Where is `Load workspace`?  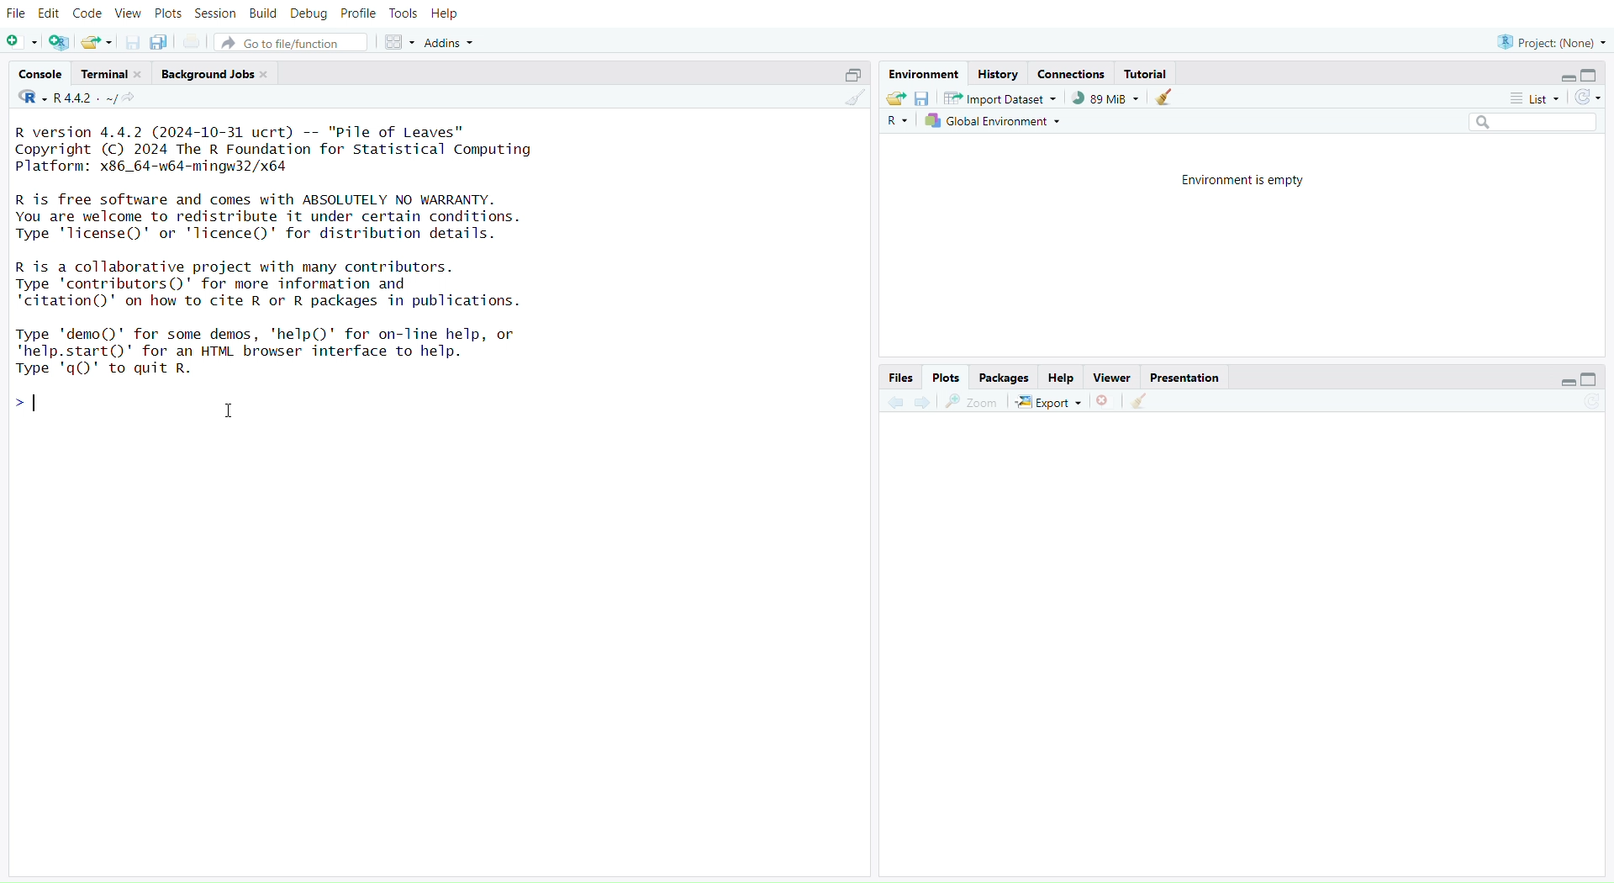
Load workspace is located at coordinates (896, 99).